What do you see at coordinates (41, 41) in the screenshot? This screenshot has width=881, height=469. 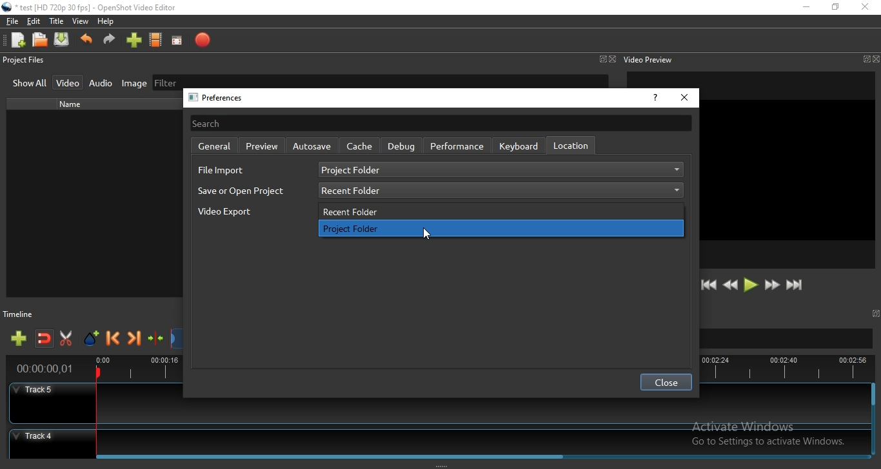 I see `Open project` at bounding box center [41, 41].